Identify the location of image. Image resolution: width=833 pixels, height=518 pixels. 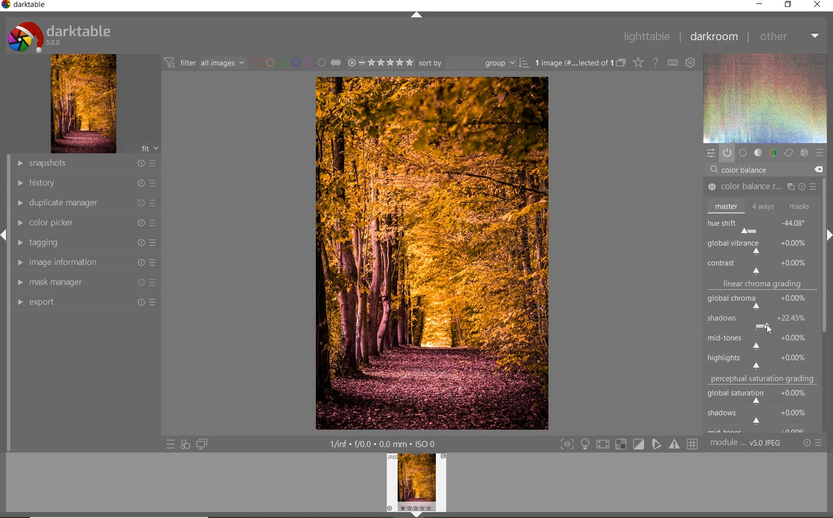
(84, 104).